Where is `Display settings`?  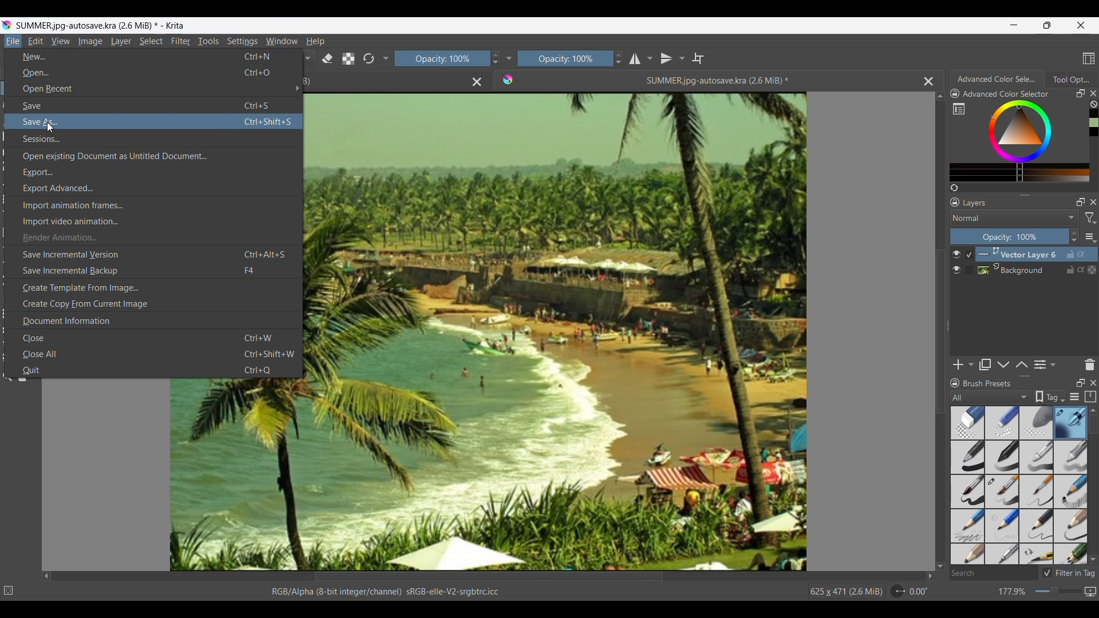 Display settings is located at coordinates (1074, 397).